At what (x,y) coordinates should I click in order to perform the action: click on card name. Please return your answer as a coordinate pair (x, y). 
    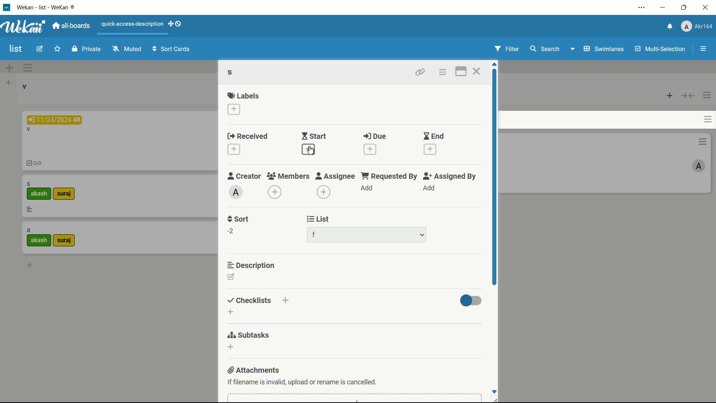
    Looking at the image, I should click on (29, 130).